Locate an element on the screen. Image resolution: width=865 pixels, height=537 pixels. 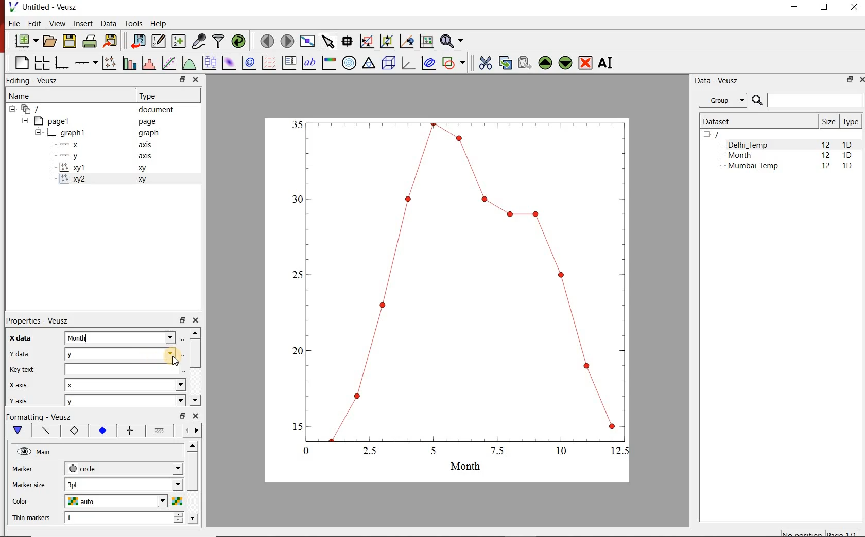
x-data is located at coordinates (22, 338).